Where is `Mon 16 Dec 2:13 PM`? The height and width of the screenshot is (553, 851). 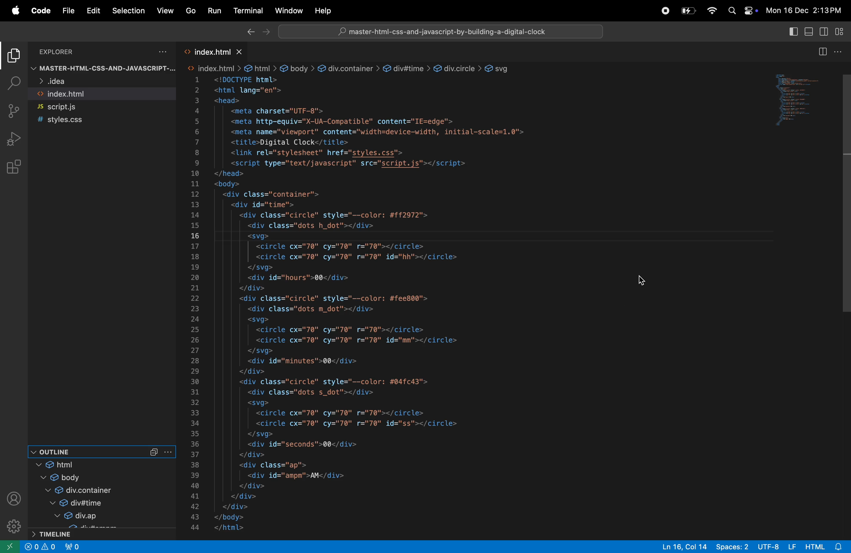
Mon 16 Dec 2:13 PM is located at coordinates (806, 9).